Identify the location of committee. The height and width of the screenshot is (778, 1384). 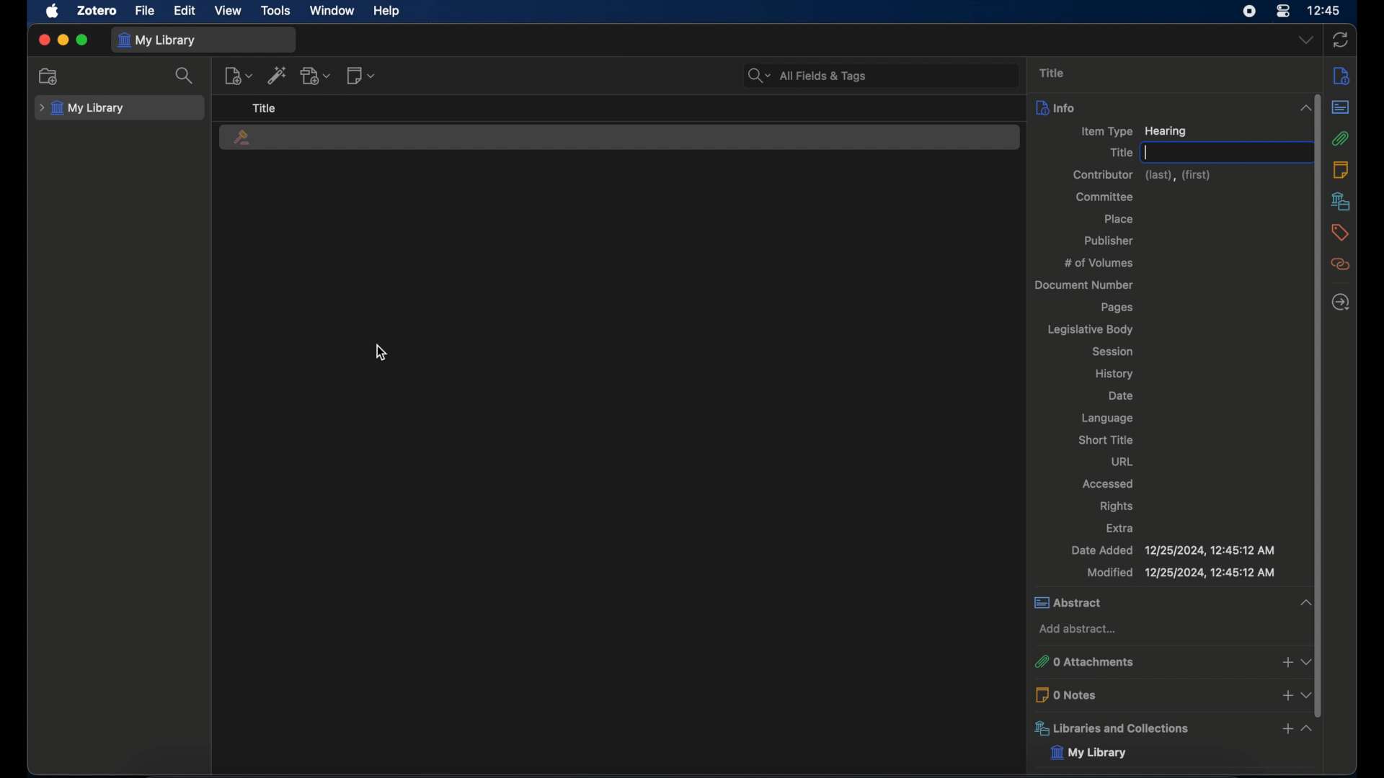
(1104, 197).